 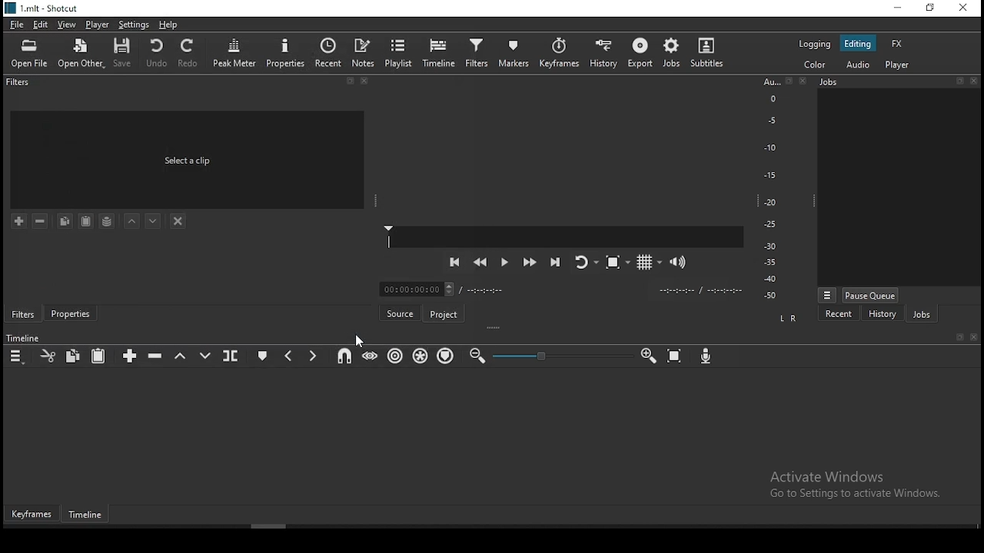 What do you see at coordinates (179, 220) in the screenshot?
I see `deselect the filter` at bounding box center [179, 220].